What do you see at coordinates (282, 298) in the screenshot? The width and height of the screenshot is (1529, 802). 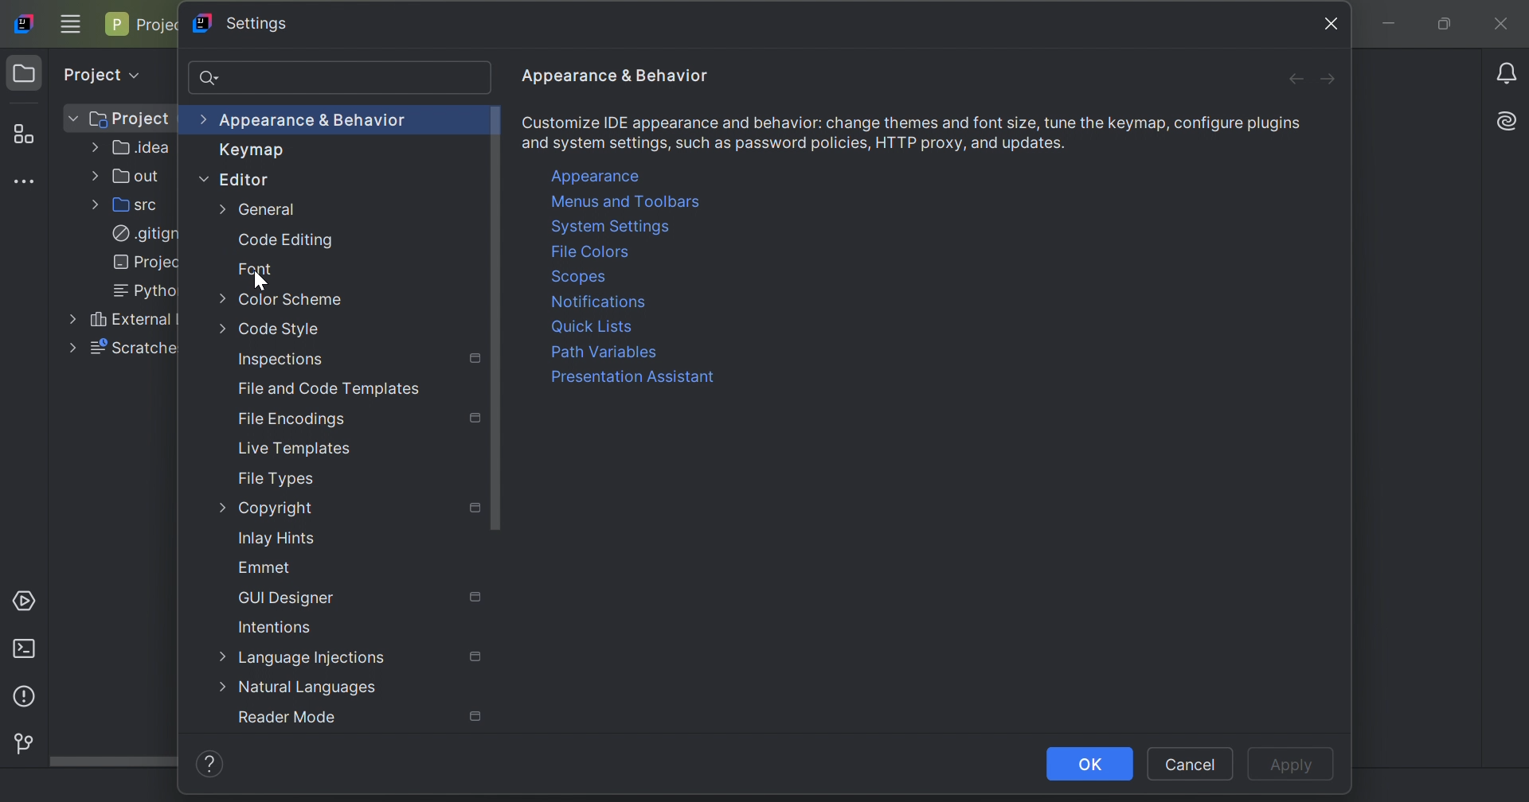 I see `Color scheme` at bounding box center [282, 298].